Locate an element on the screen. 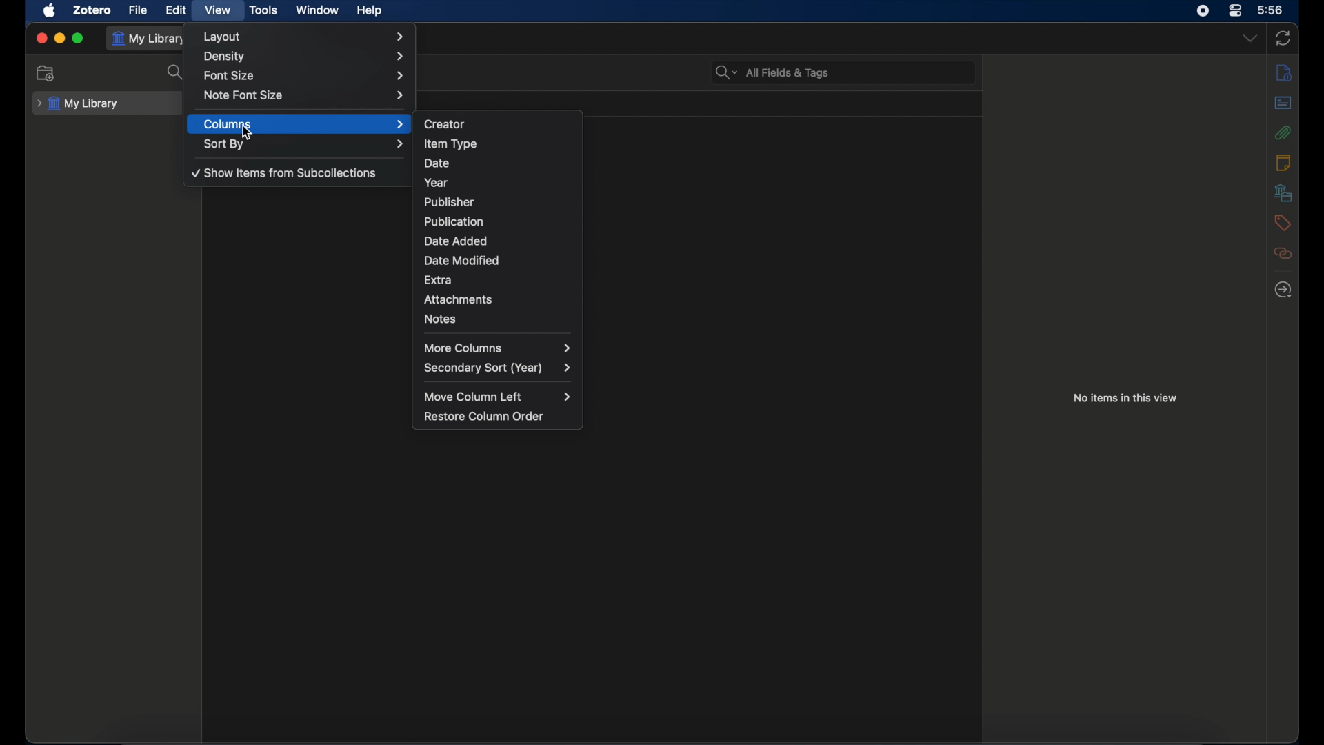 The width and height of the screenshot is (1324, 745). time is located at coordinates (1271, 10).